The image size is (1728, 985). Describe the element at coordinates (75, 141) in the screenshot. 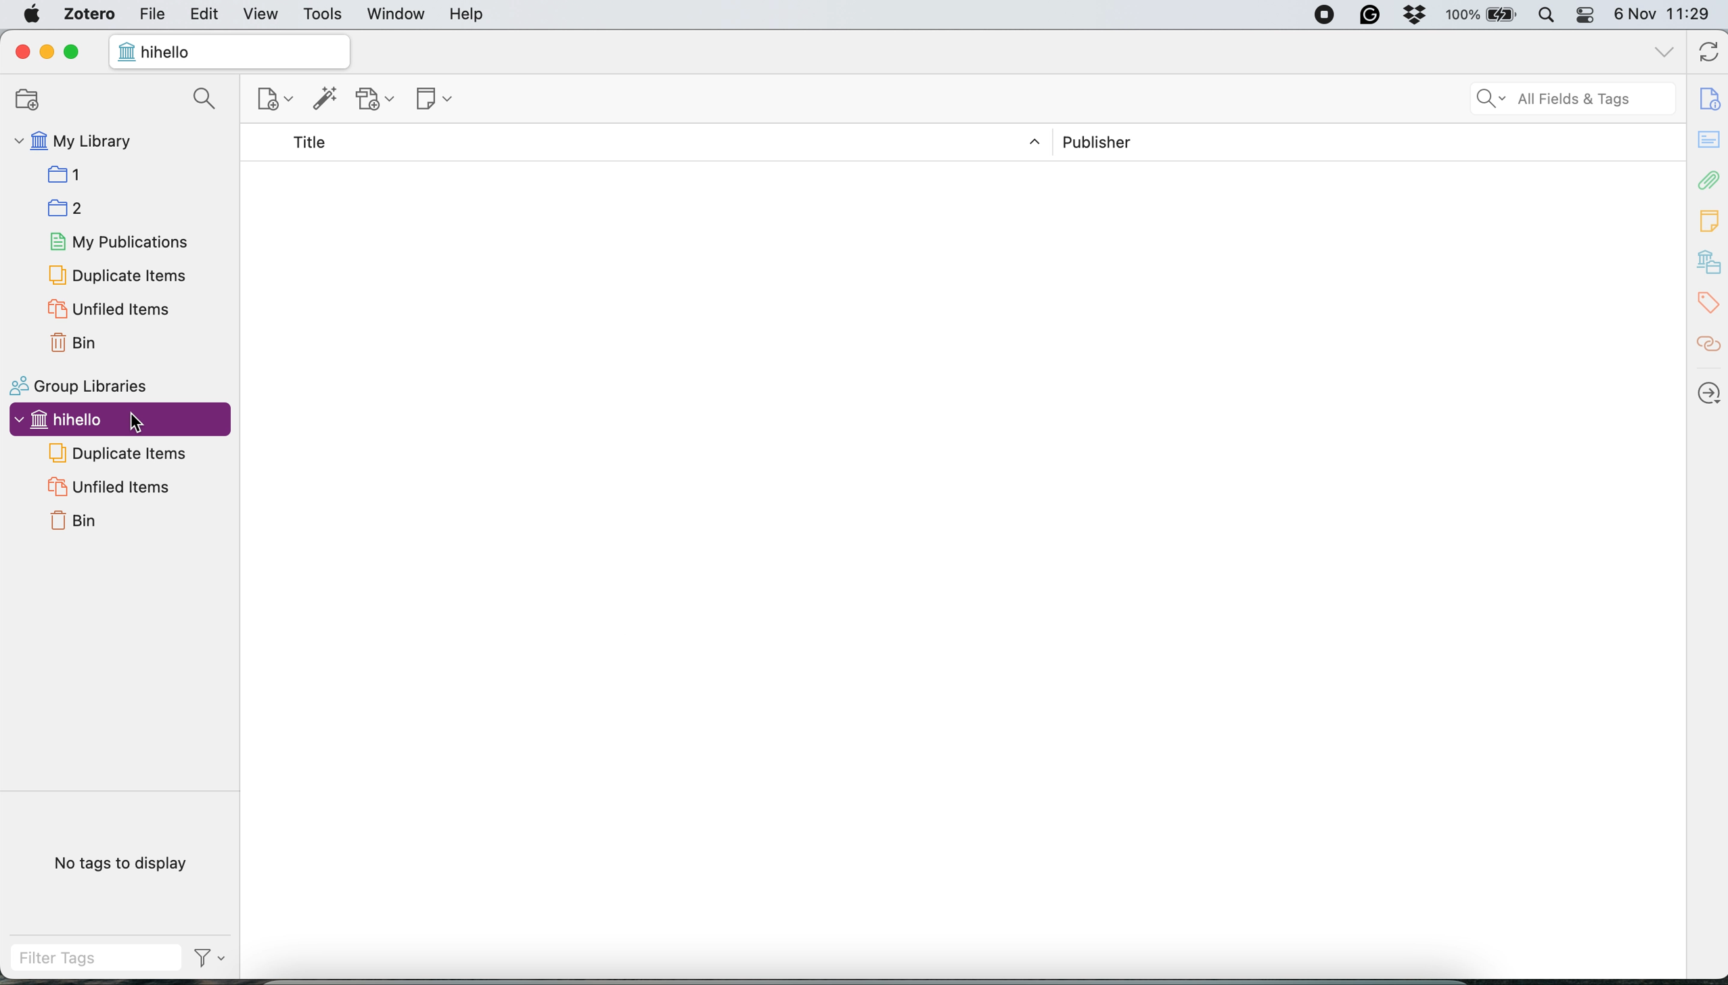

I see `my library` at that location.